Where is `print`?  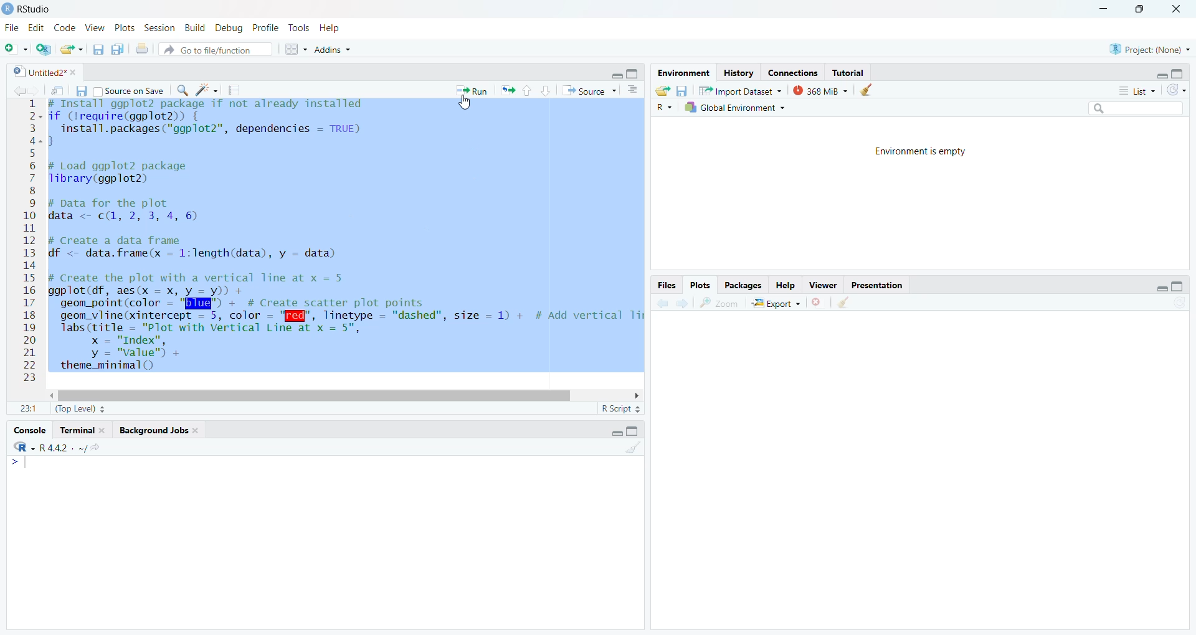
print is located at coordinates (143, 50).